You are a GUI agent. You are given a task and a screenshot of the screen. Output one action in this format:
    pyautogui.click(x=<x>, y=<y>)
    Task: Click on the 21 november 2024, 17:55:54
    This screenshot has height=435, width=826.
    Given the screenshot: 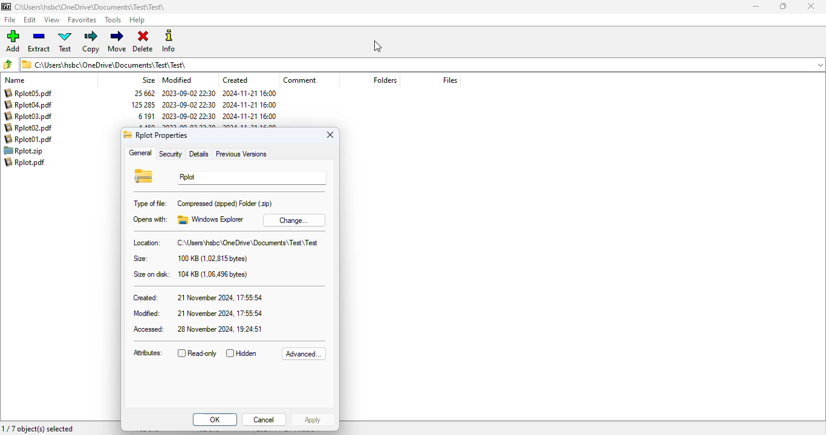 What is the action you would take?
    pyautogui.click(x=220, y=297)
    